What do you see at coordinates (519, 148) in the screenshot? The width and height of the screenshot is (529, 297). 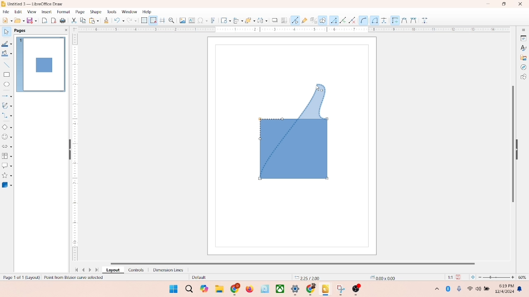 I see `hide` at bounding box center [519, 148].